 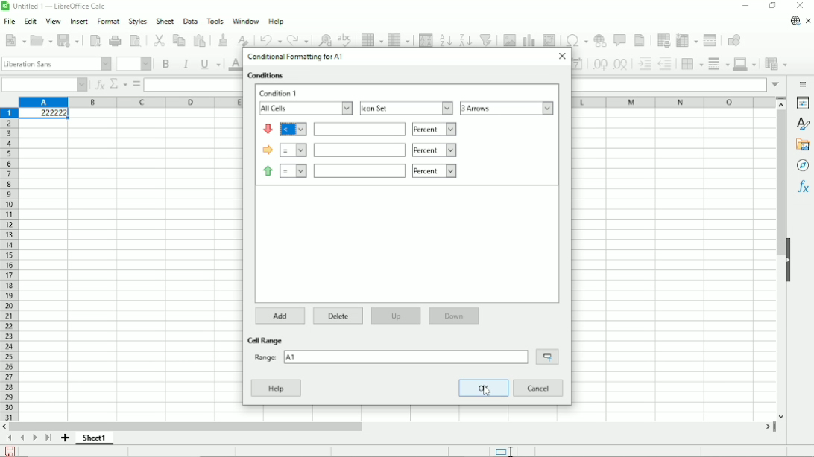 What do you see at coordinates (30, 22) in the screenshot?
I see `Edit` at bounding box center [30, 22].